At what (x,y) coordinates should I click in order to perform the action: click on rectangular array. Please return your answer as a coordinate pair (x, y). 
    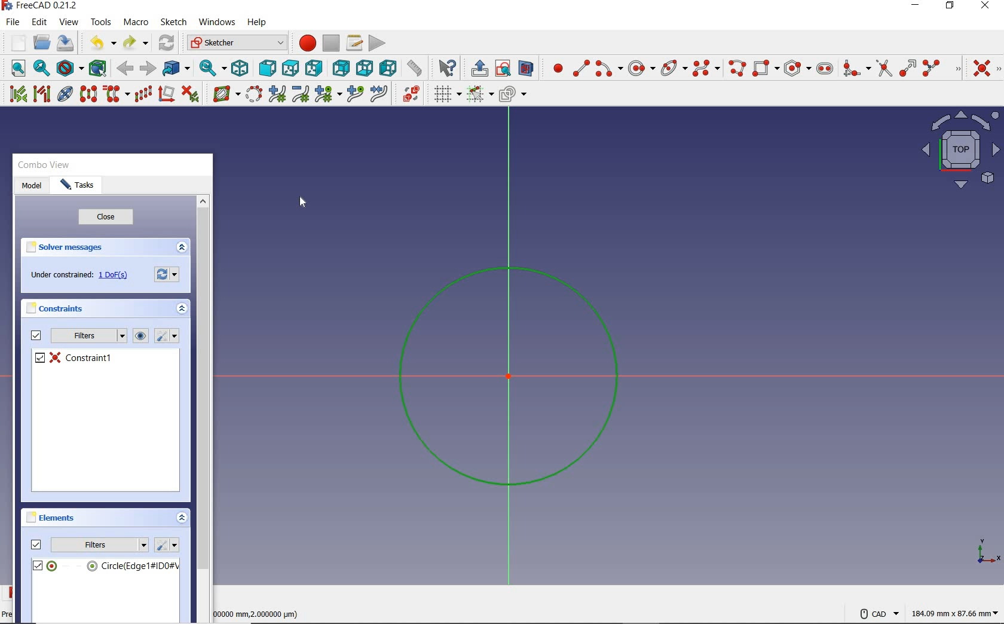
    Looking at the image, I should click on (144, 94).